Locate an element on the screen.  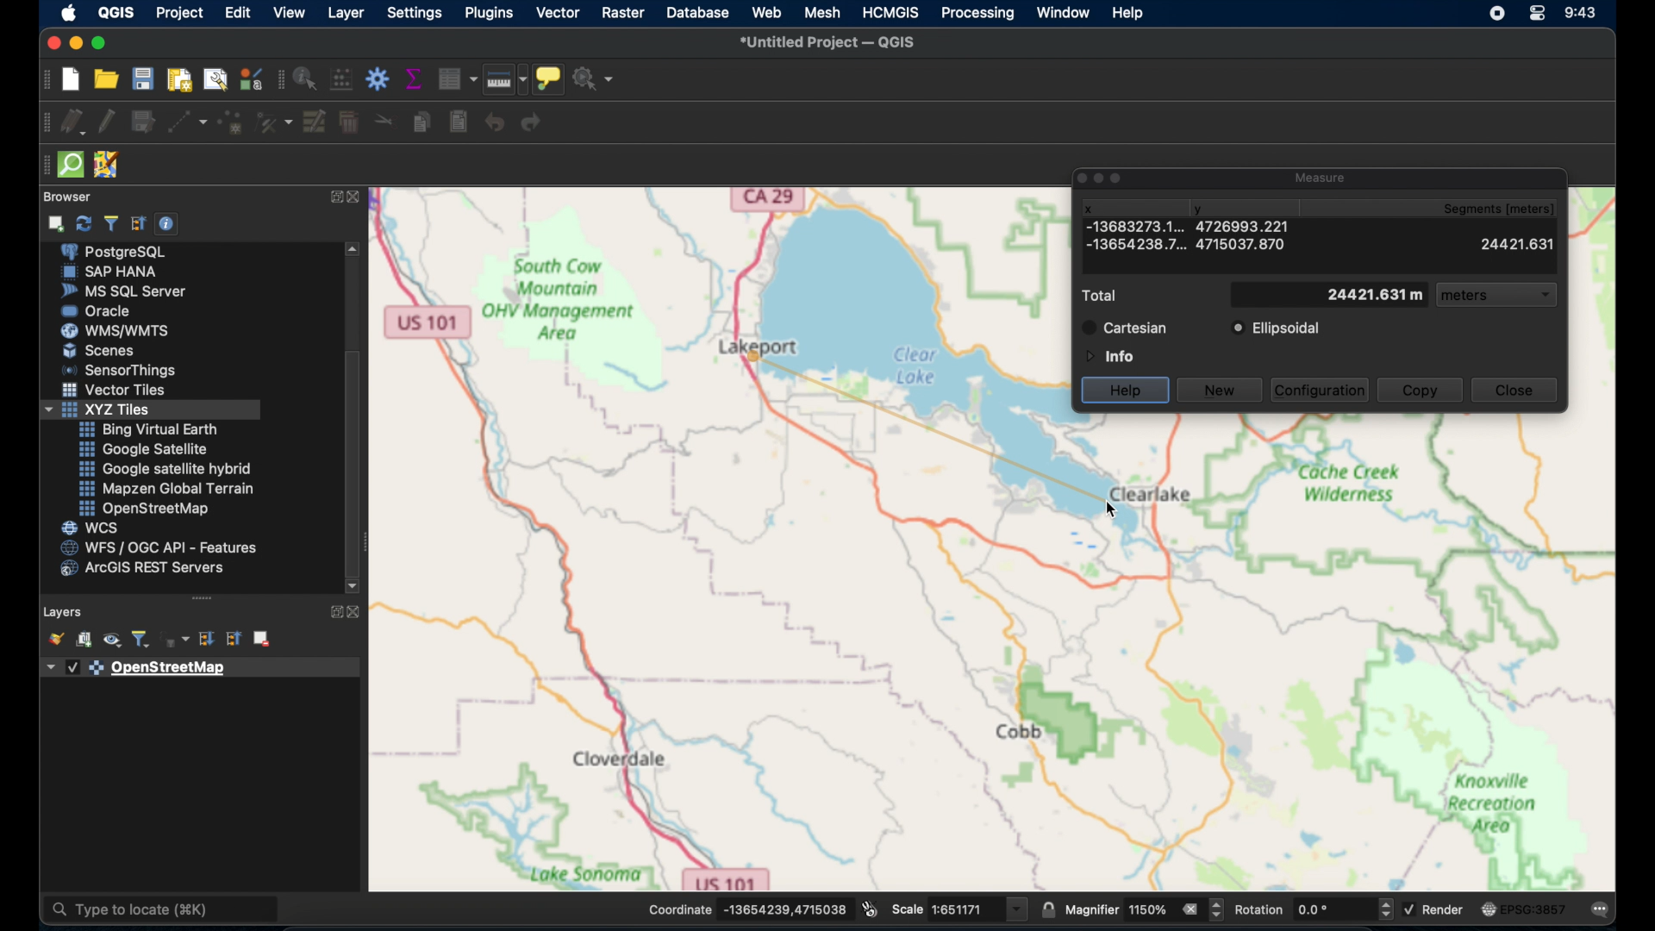
copy is located at coordinates (1421, 391).